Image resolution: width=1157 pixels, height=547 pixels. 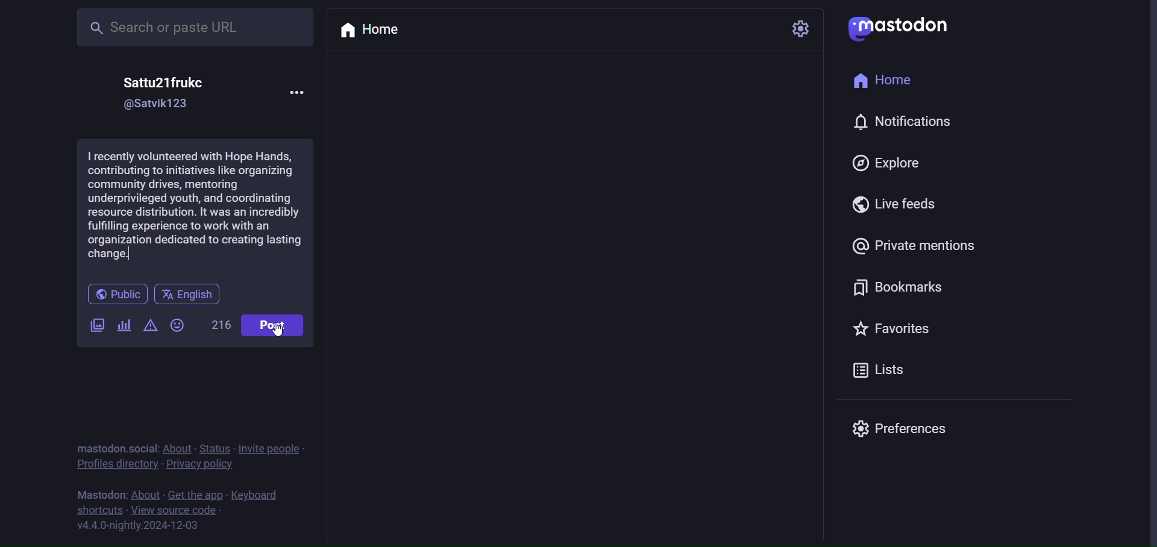 I want to click on mastodon, so click(x=100, y=494).